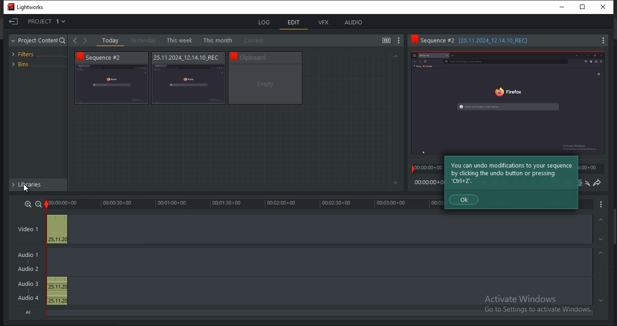  What do you see at coordinates (37, 40) in the screenshot?
I see `project content` at bounding box center [37, 40].